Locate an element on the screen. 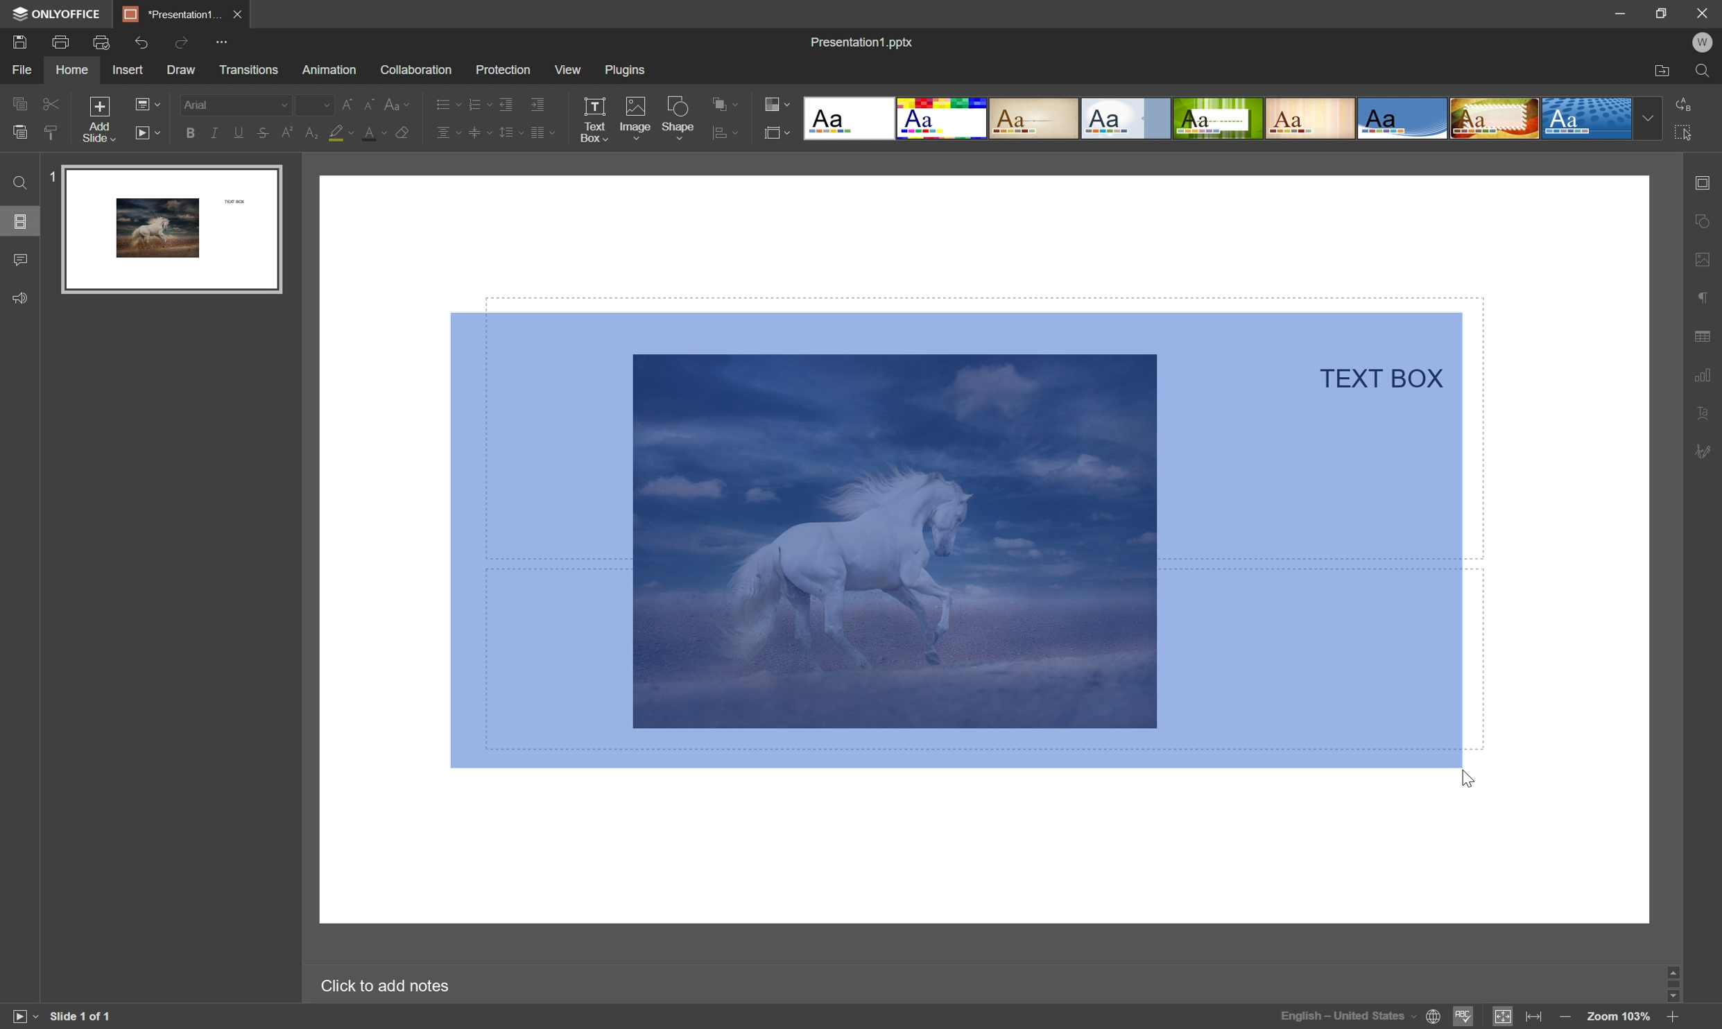 Image resolution: width=1722 pixels, height=1029 pixels. numbering is located at coordinates (478, 105).